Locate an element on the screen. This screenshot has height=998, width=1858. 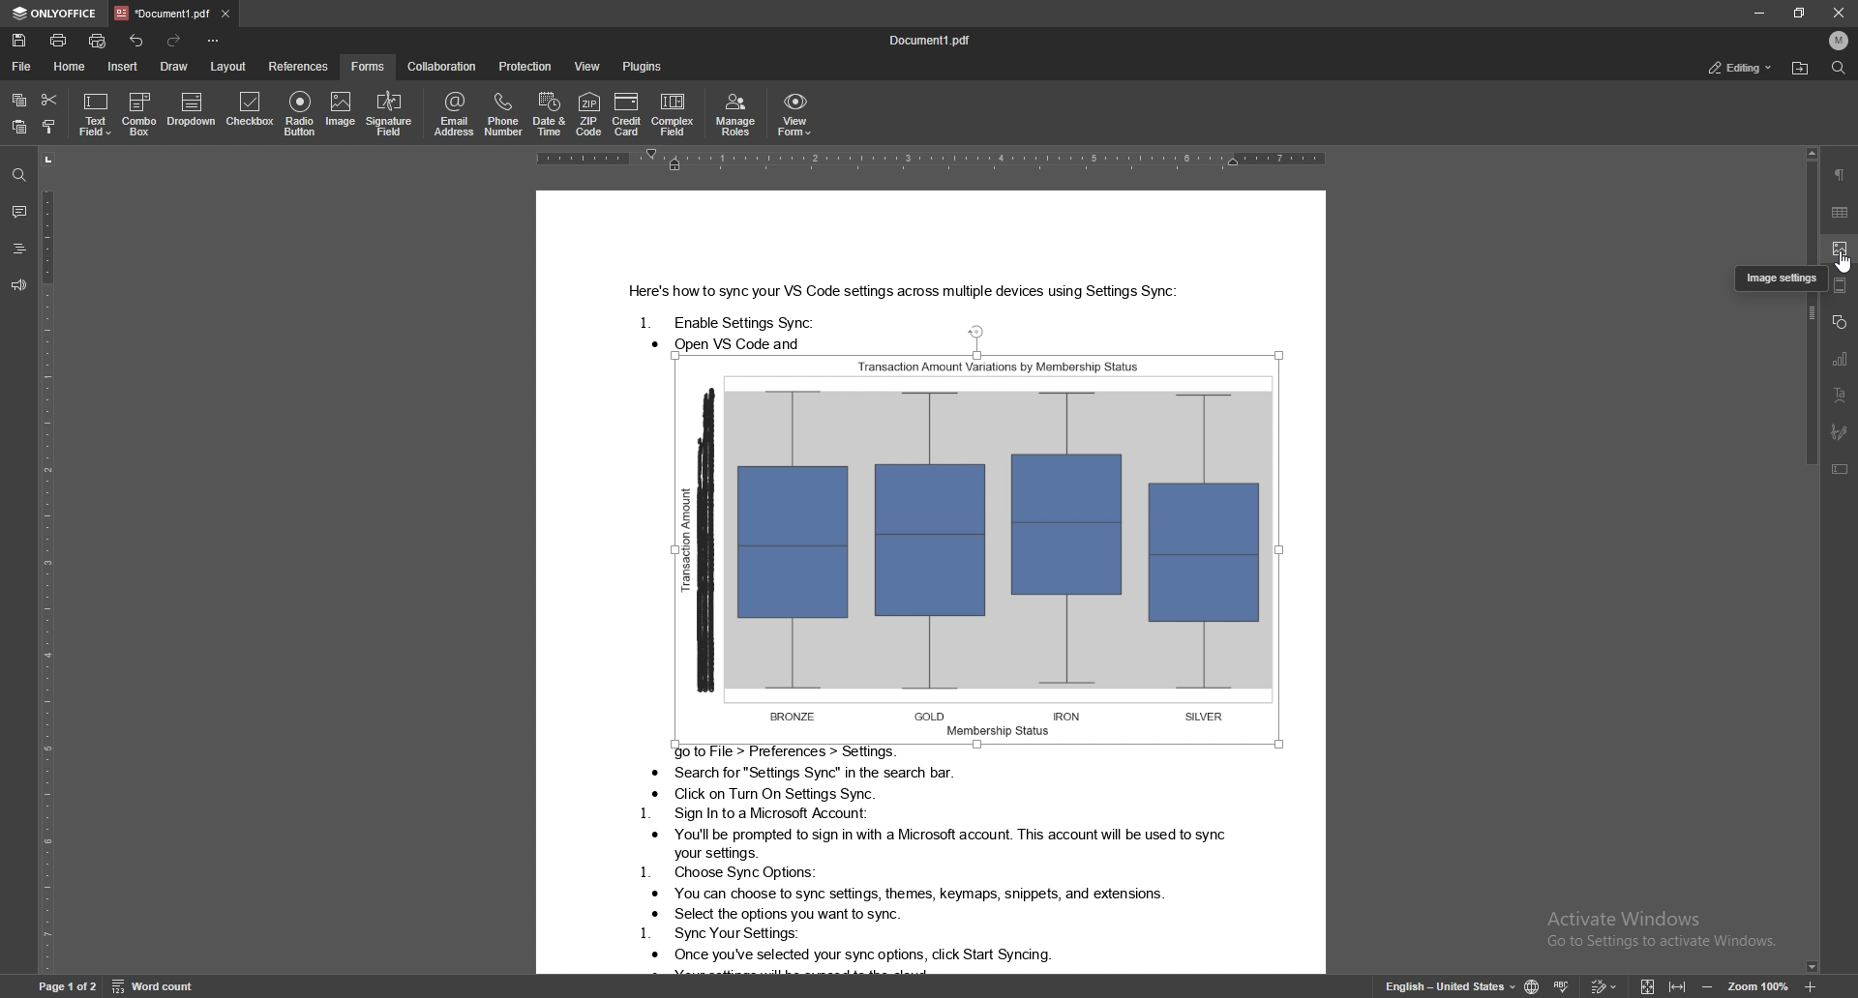
view is located at coordinates (589, 66).